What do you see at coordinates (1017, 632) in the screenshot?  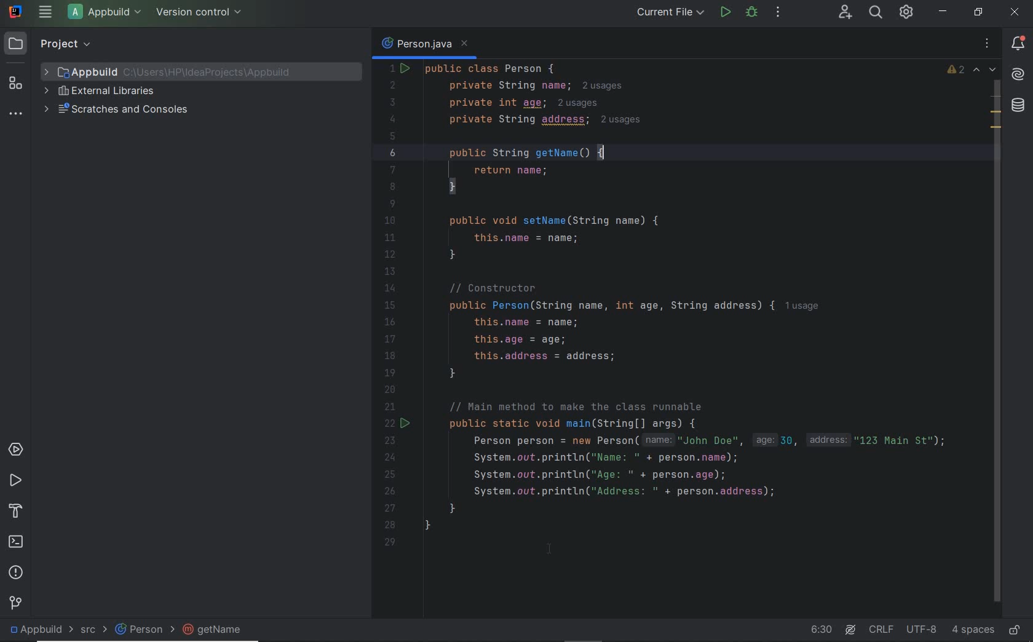 I see `make file ready only` at bounding box center [1017, 632].